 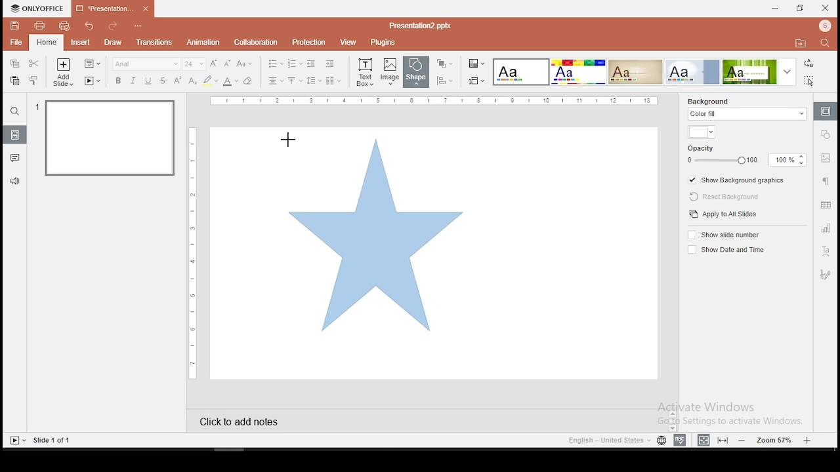 I want to click on superscript, so click(x=177, y=79).